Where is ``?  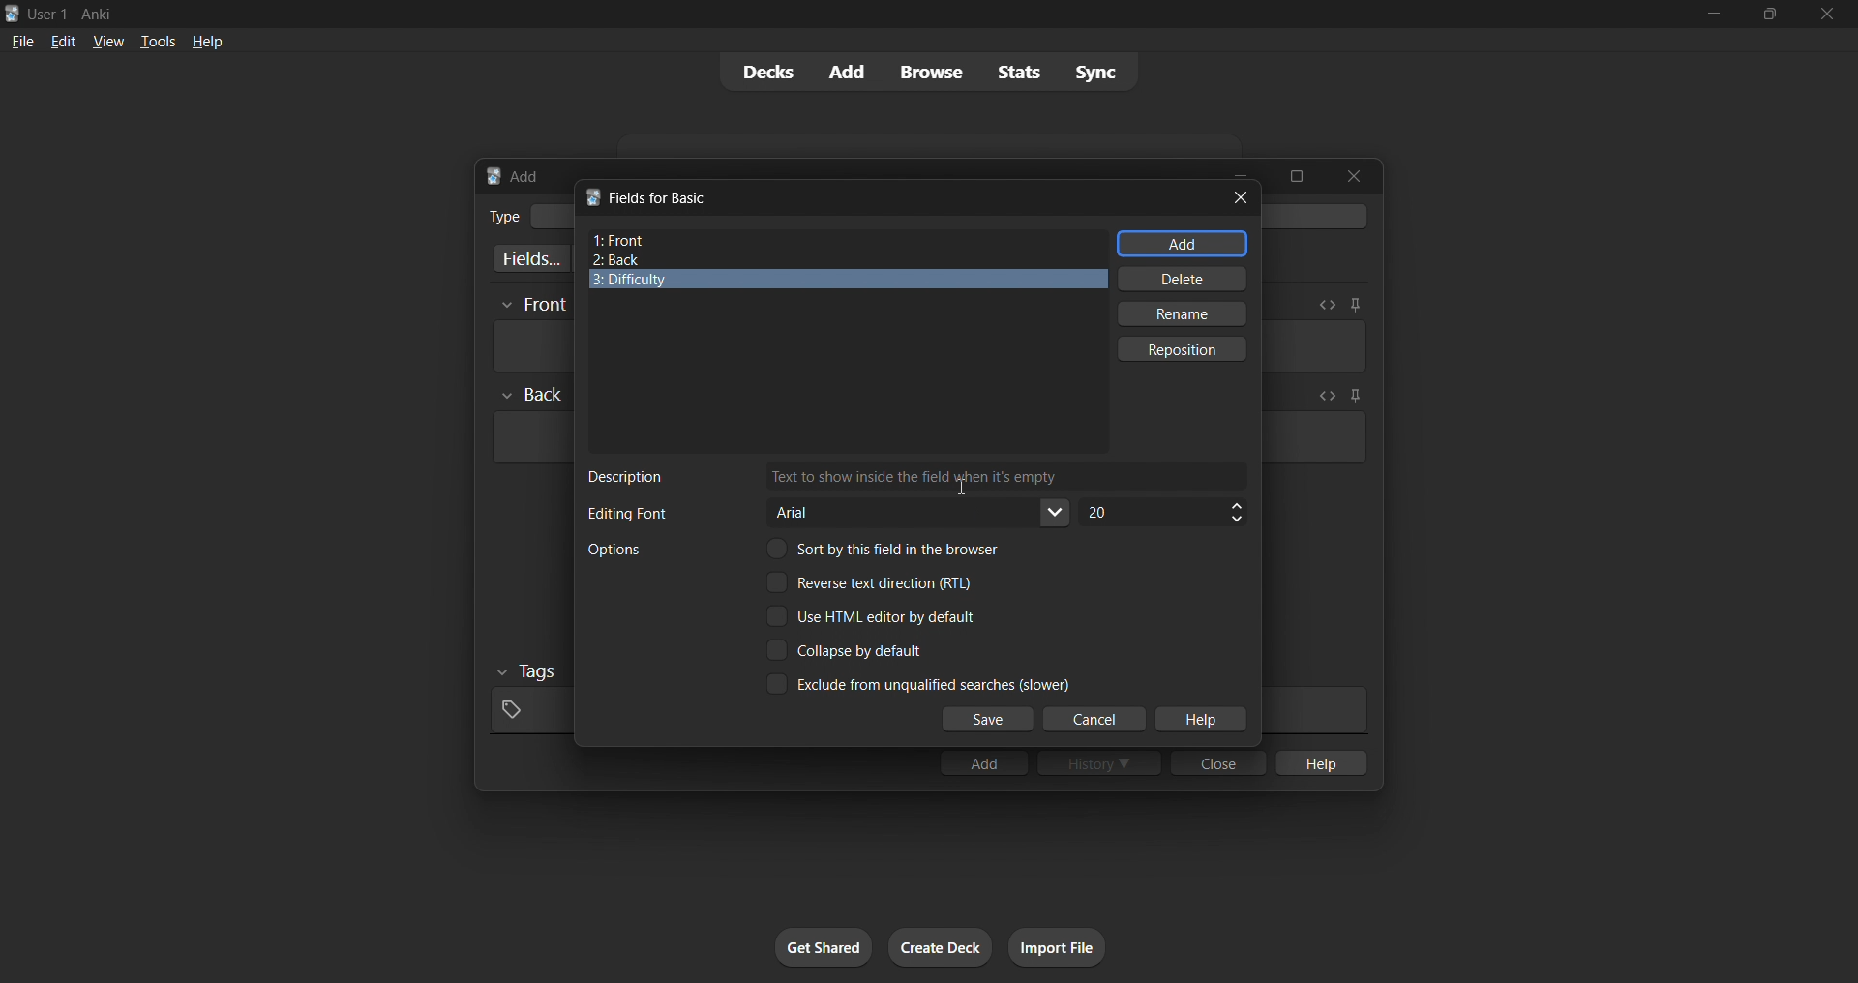
 is located at coordinates (532, 395).